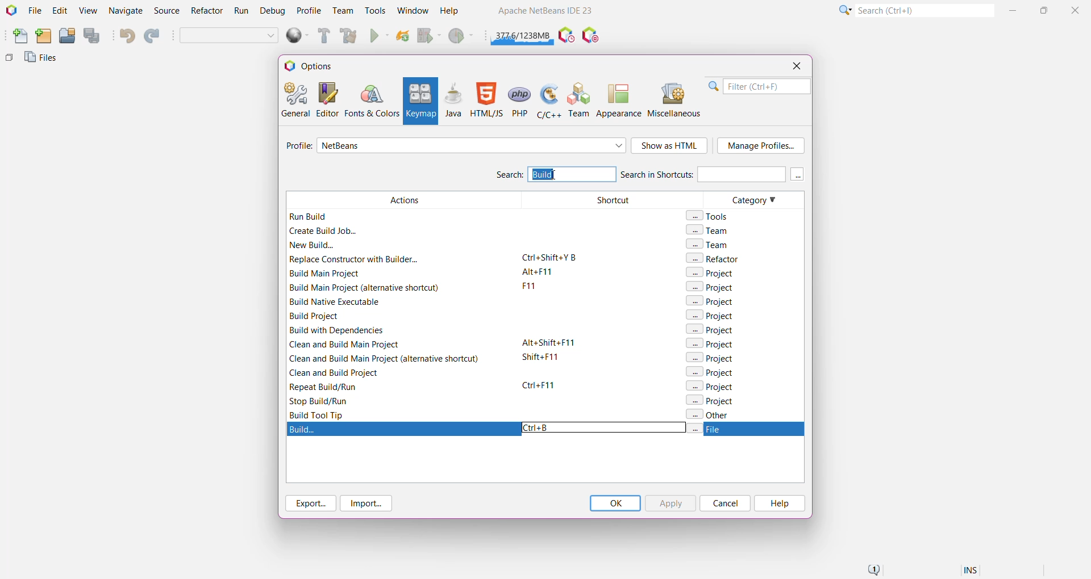  What do you see at coordinates (1077, 10) in the screenshot?
I see `Close` at bounding box center [1077, 10].